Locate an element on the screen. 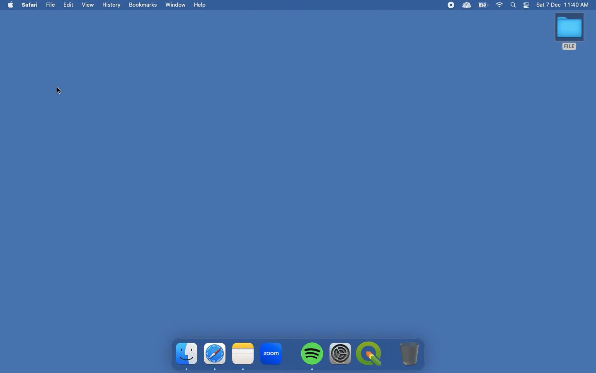 The height and width of the screenshot is (373, 596). File is located at coordinates (51, 5).